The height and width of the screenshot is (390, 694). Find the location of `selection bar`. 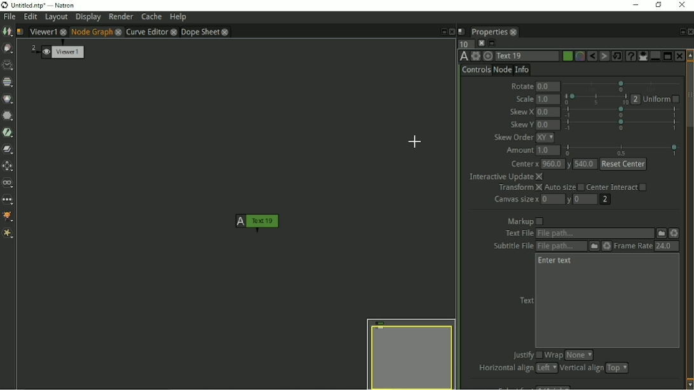

selection bar is located at coordinates (595, 99).